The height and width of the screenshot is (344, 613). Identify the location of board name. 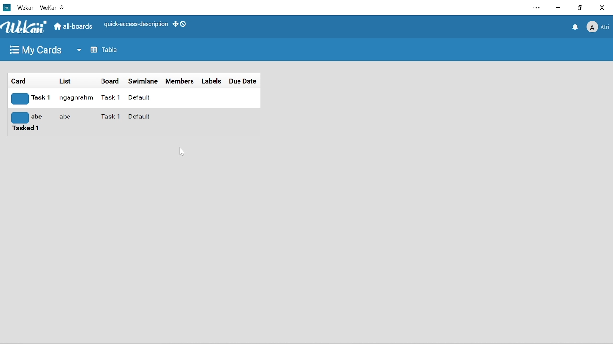
(110, 97).